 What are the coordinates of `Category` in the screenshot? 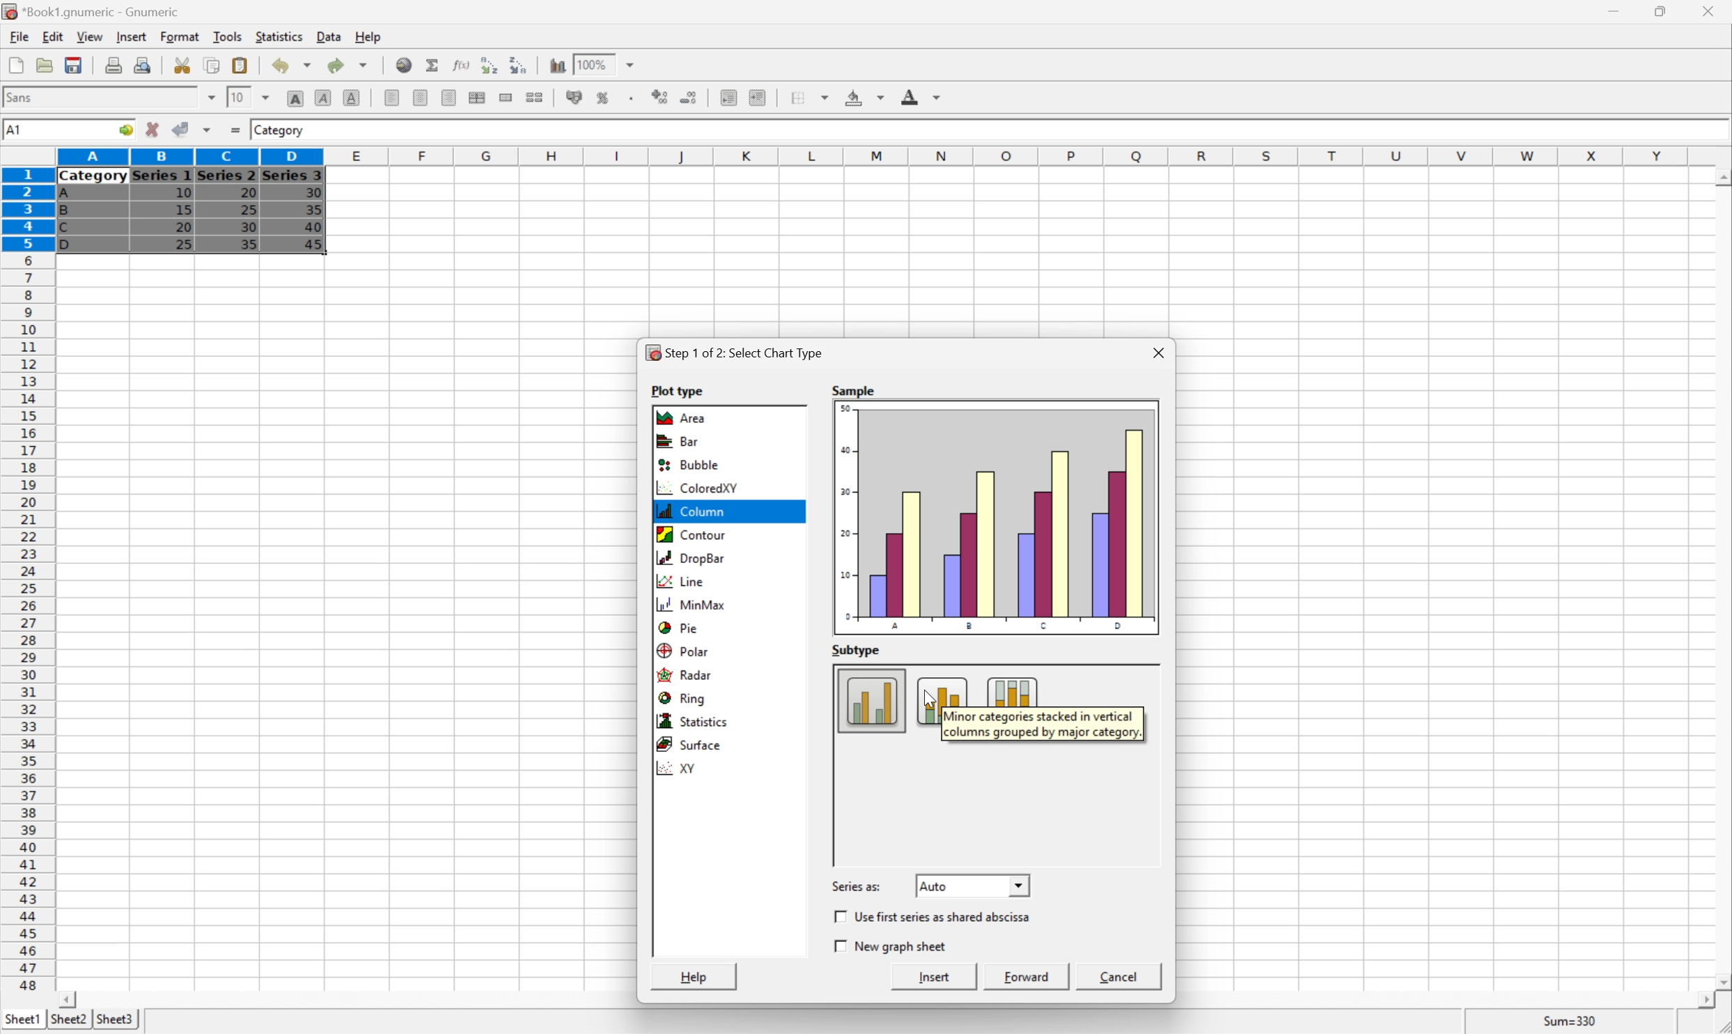 It's located at (281, 131).